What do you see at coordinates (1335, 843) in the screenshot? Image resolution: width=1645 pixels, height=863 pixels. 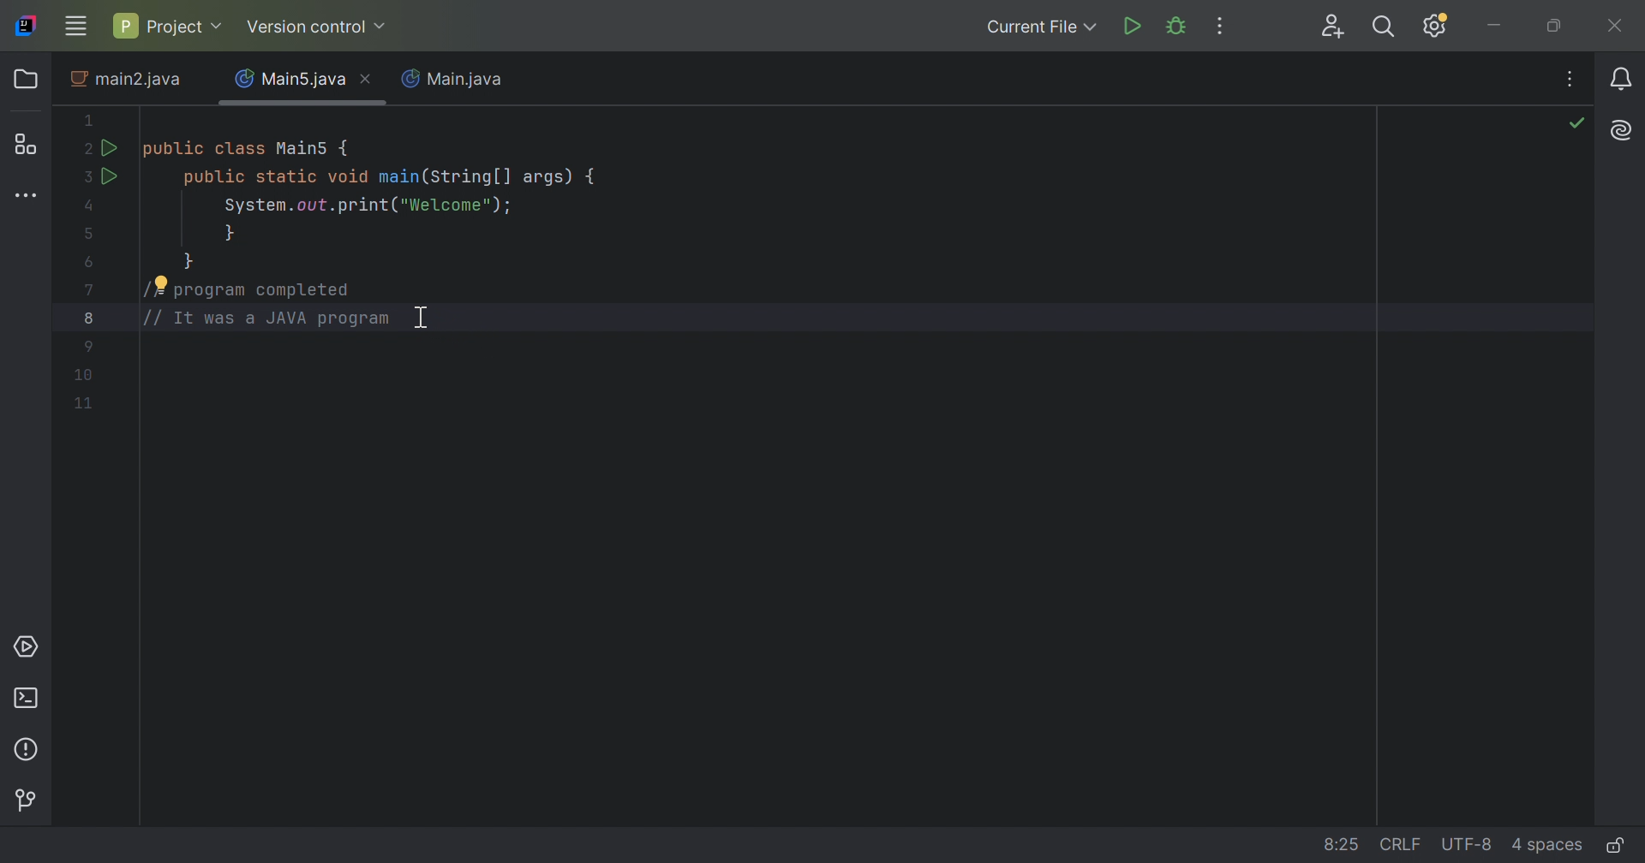 I see `8:25 (line details)` at bounding box center [1335, 843].